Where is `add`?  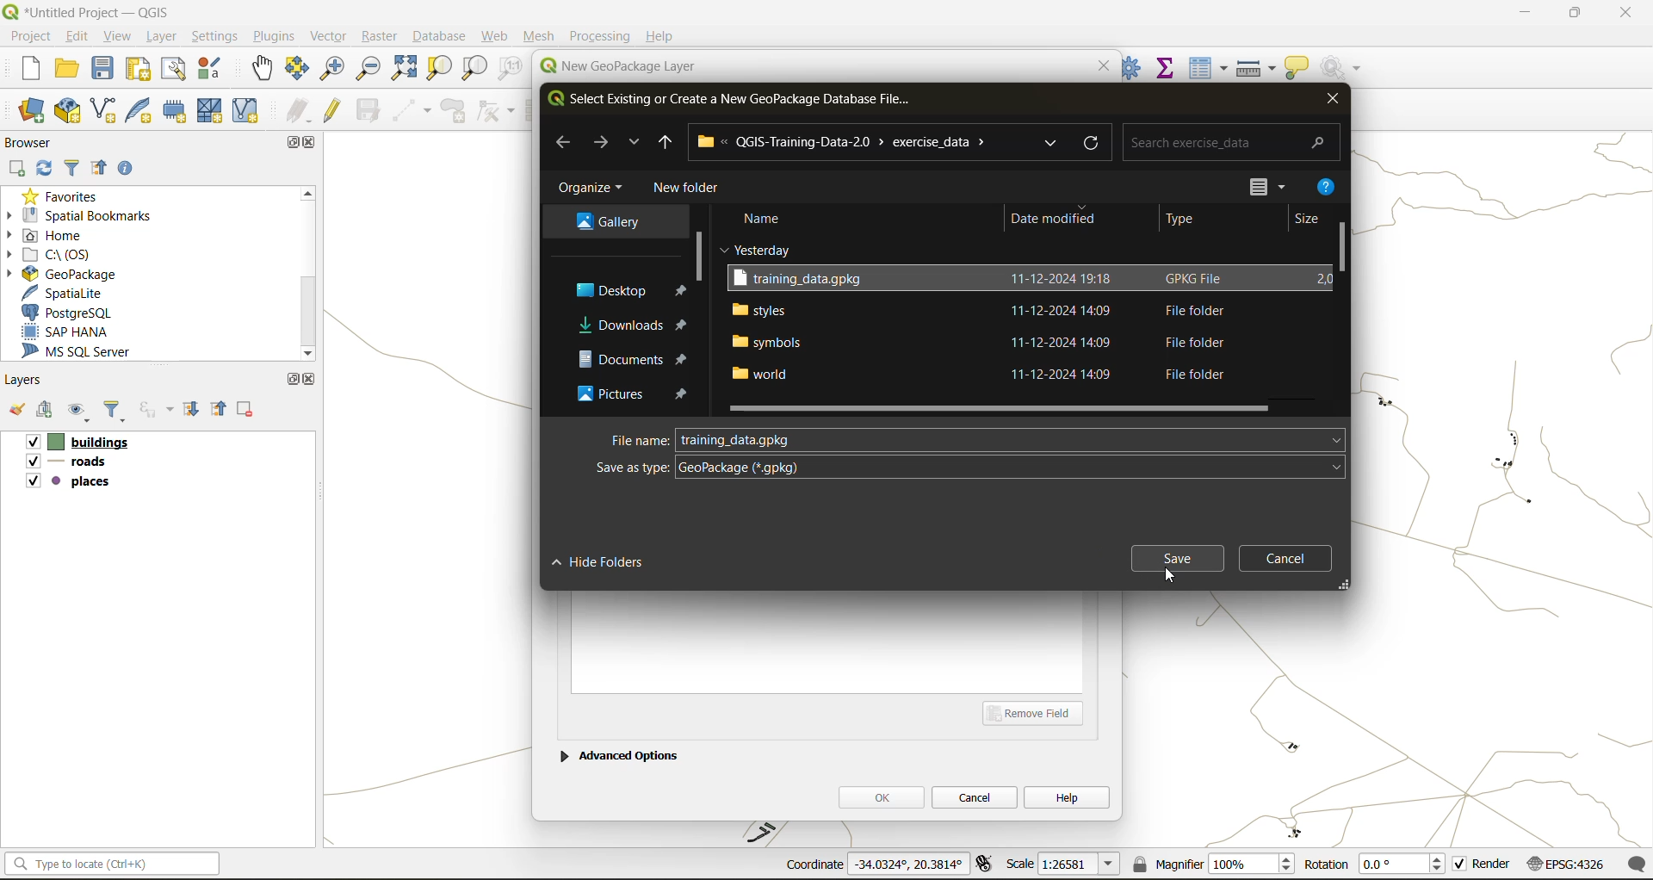 add is located at coordinates (47, 412).